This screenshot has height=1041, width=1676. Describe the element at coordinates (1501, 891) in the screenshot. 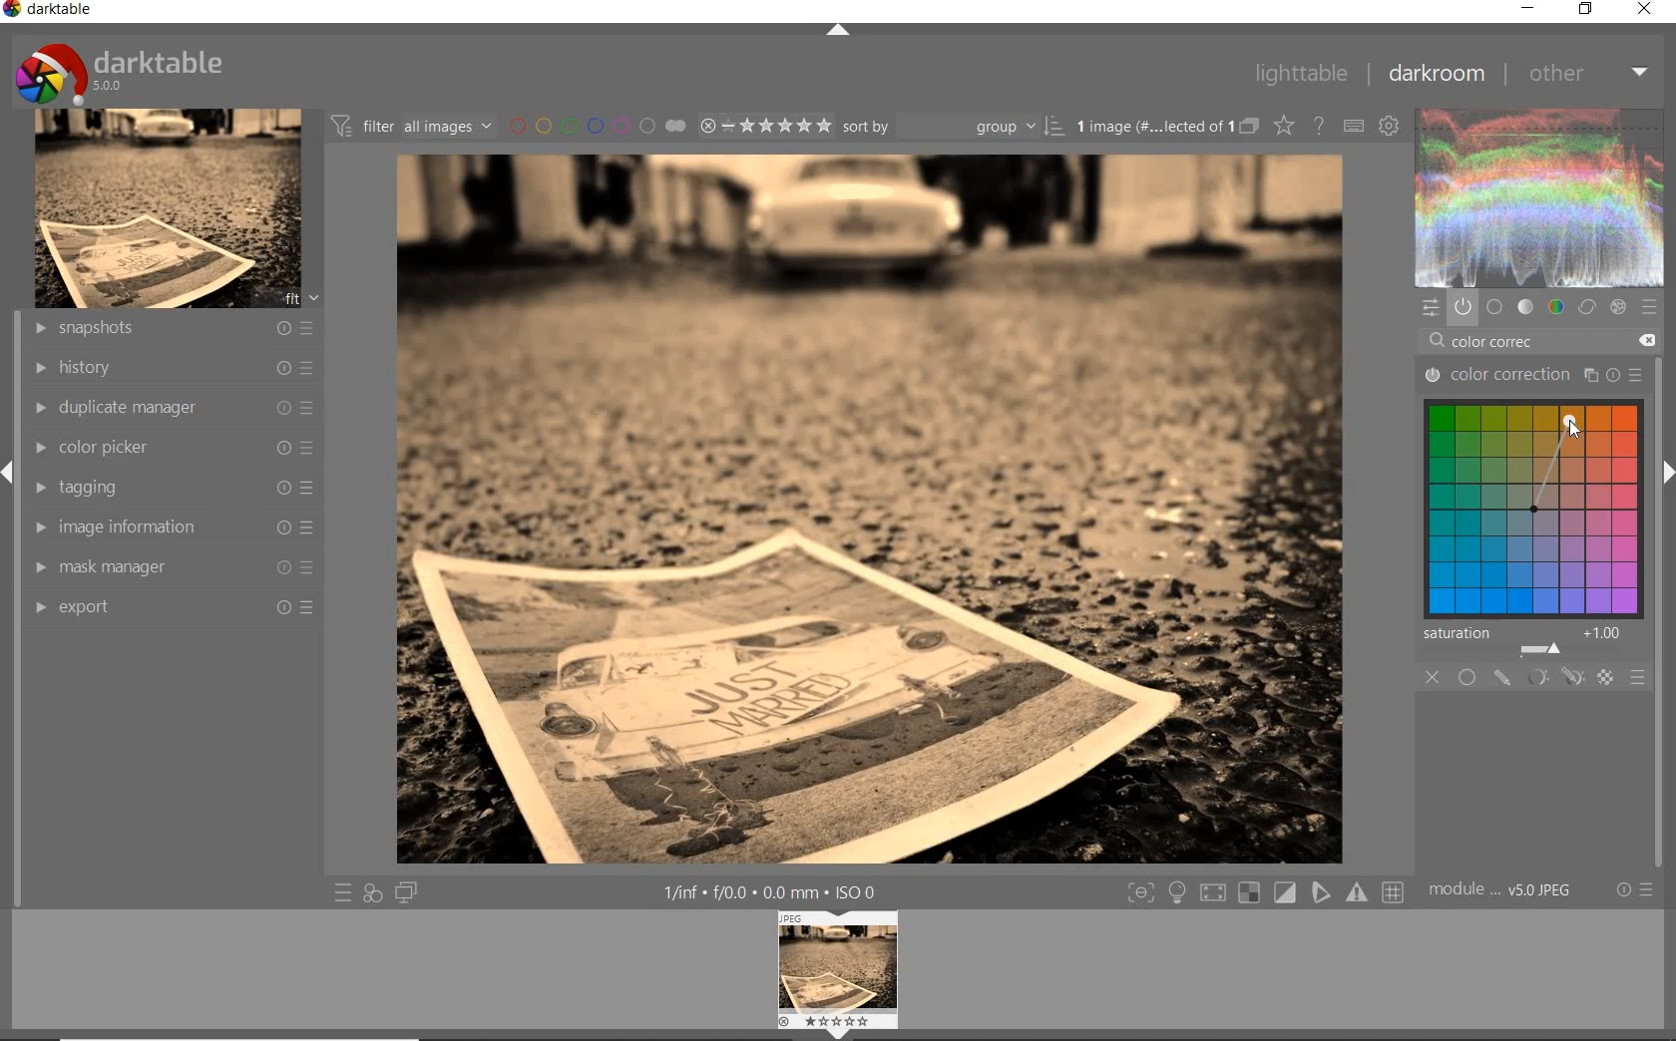

I see `model order` at that location.